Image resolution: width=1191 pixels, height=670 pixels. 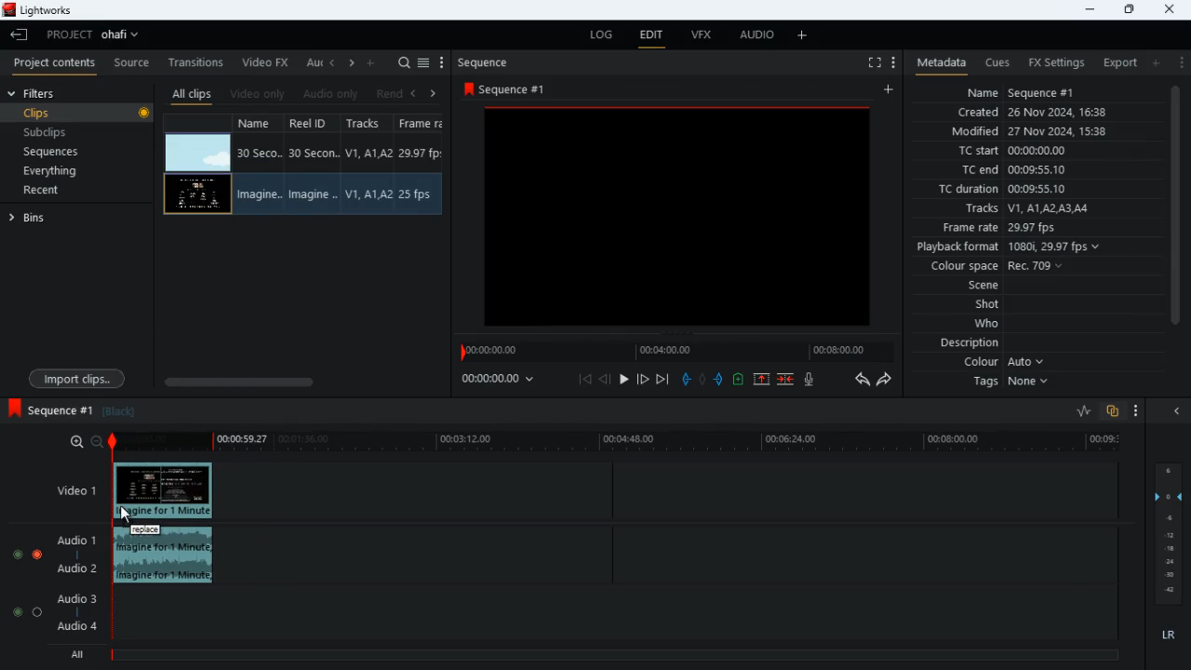 What do you see at coordinates (27, 613) in the screenshot?
I see `audio selection buttons` at bounding box center [27, 613].